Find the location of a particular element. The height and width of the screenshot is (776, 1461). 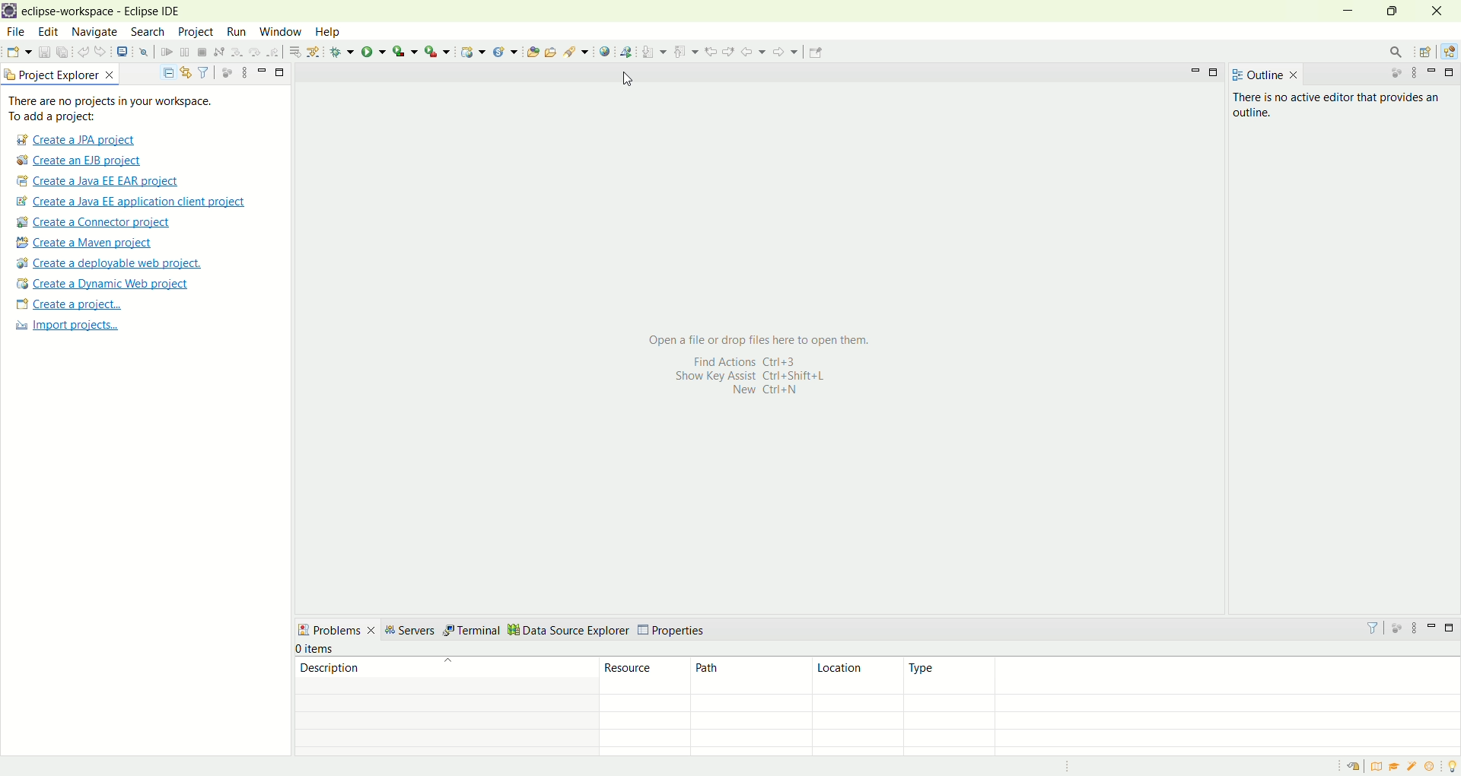

view menu is located at coordinates (1413, 73).